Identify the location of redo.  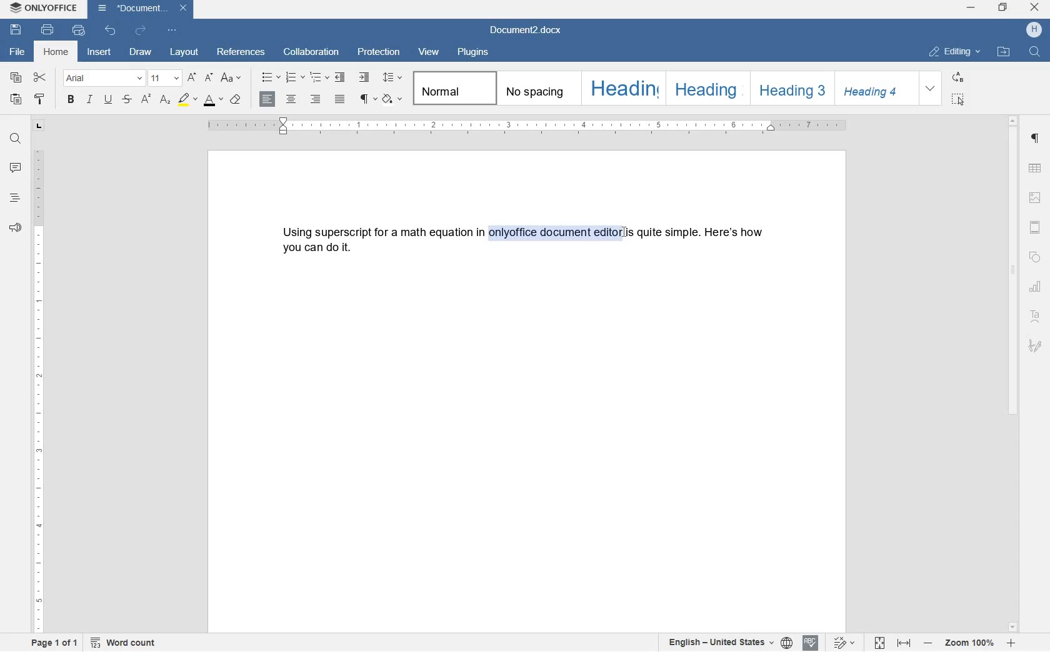
(139, 30).